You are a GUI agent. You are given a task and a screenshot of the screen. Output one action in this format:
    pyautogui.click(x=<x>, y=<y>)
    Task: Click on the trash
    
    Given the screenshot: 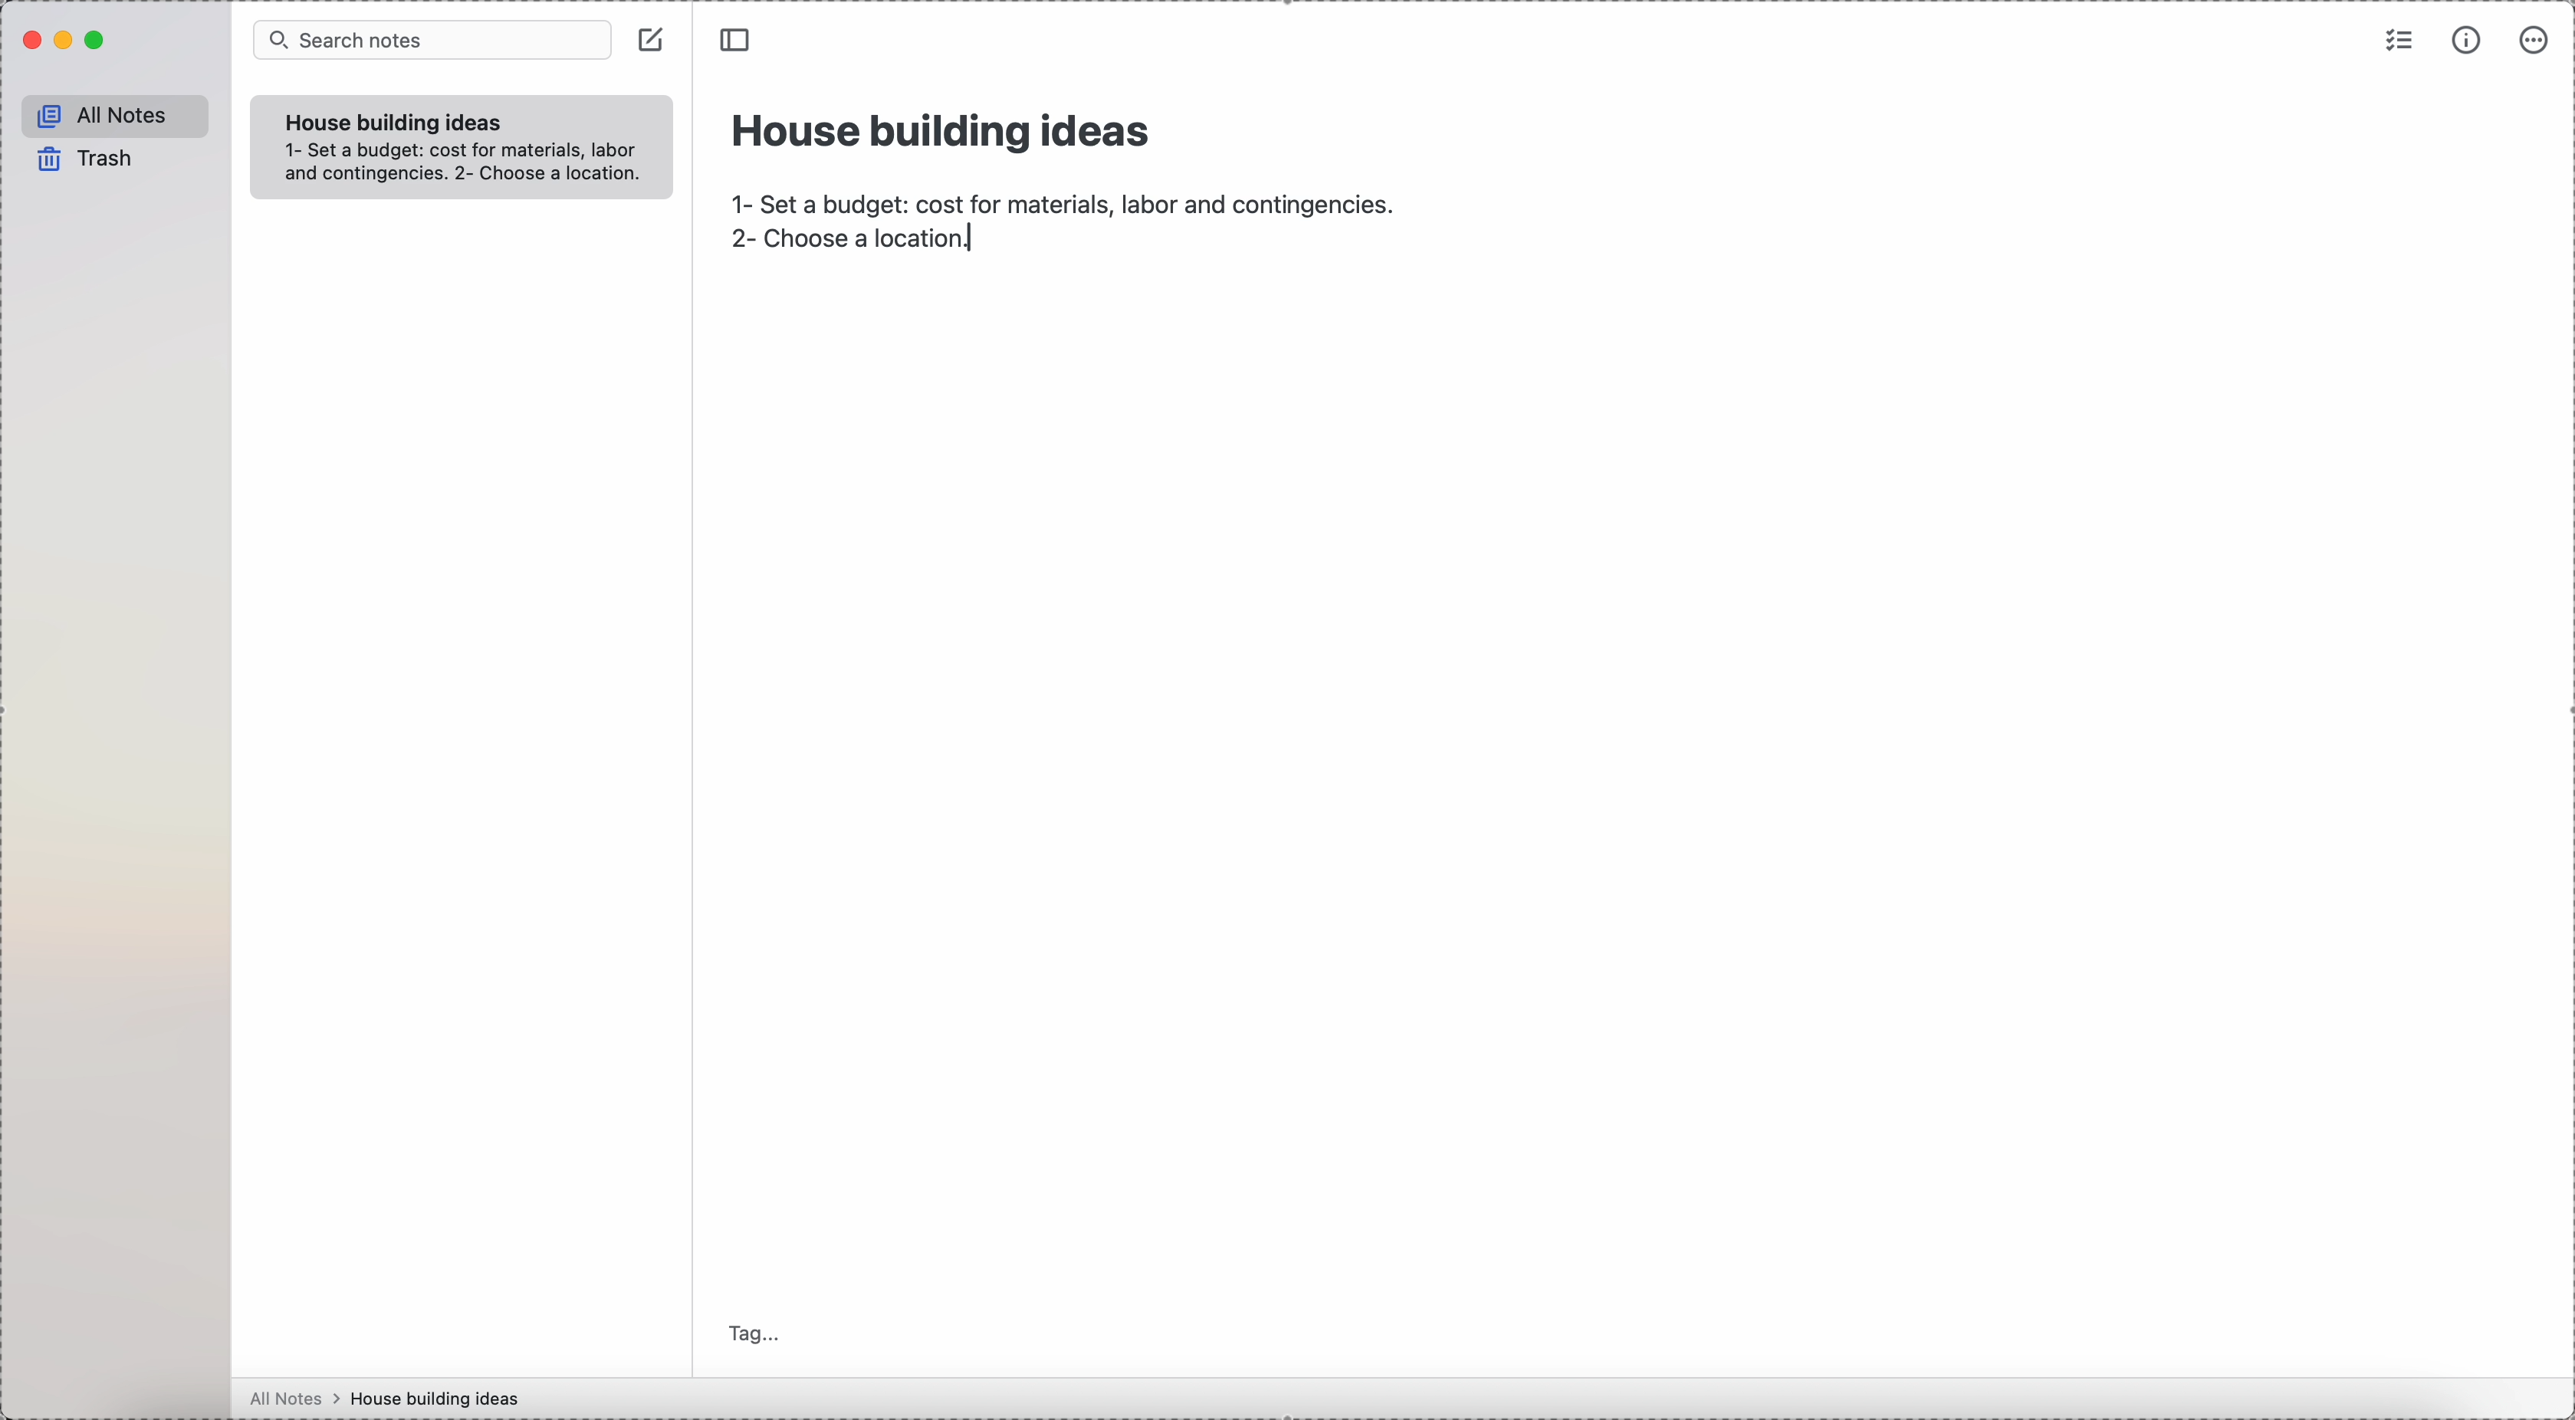 What is the action you would take?
    pyautogui.click(x=82, y=160)
    